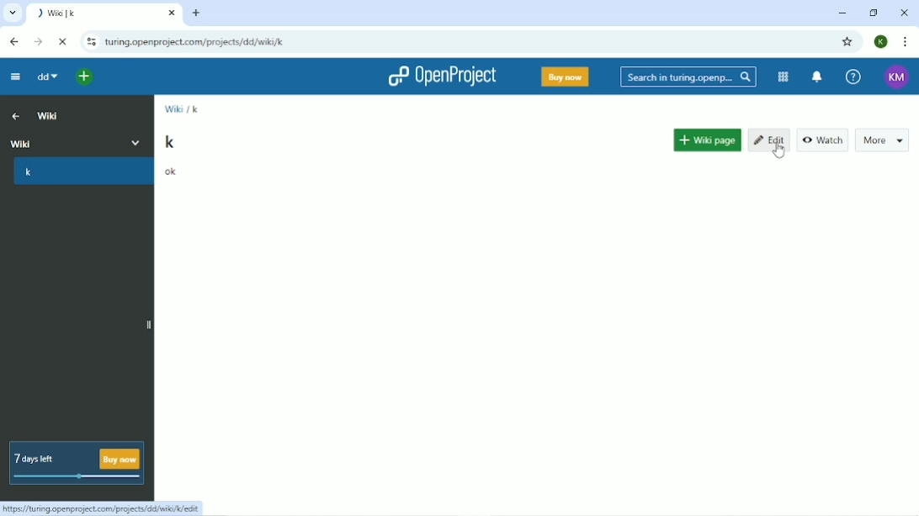 The width and height of the screenshot is (919, 516). What do you see at coordinates (46, 77) in the screenshot?
I see `dd` at bounding box center [46, 77].